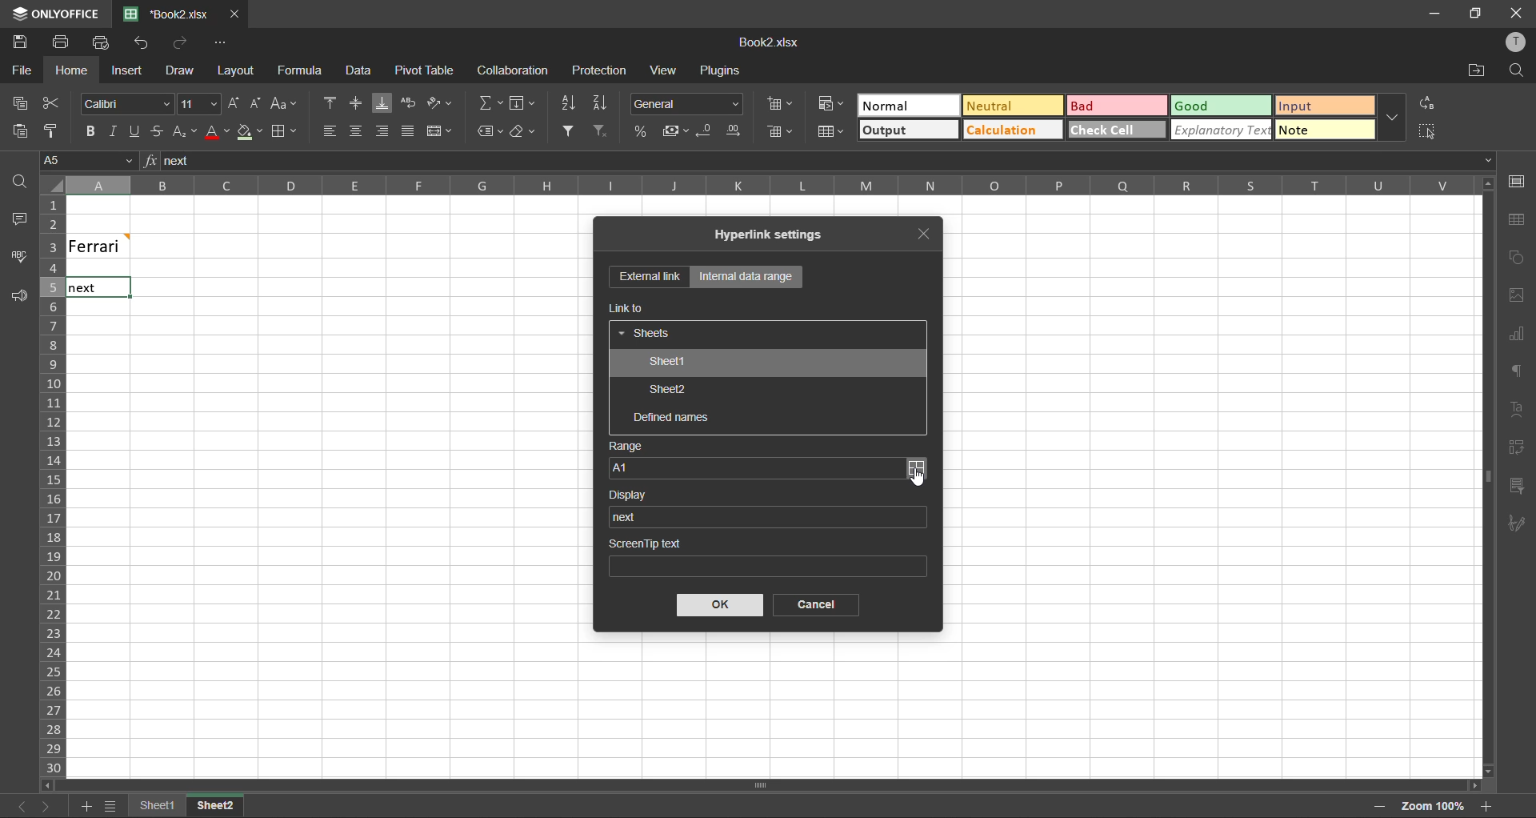 Image resolution: width=1536 pixels, height=818 pixels. Describe the element at coordinates (1516, 486) in the screenshot. I see `slicer` at that location.